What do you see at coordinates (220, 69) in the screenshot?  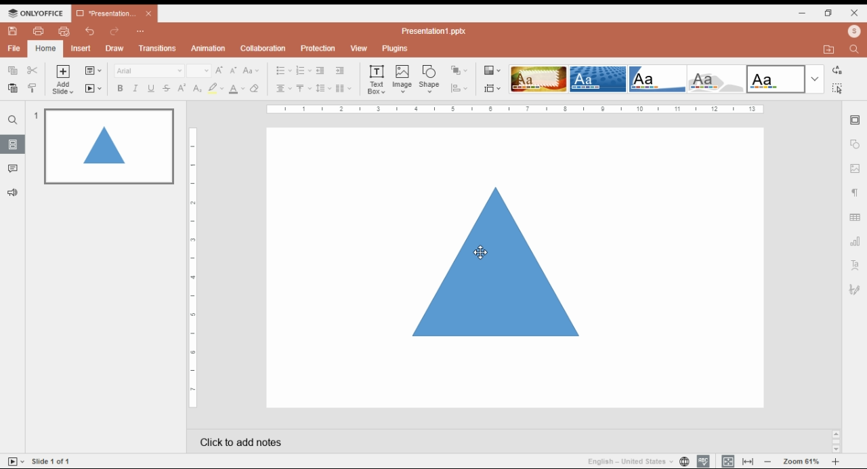 I see `increment font size` at bounding box center [220, 69].